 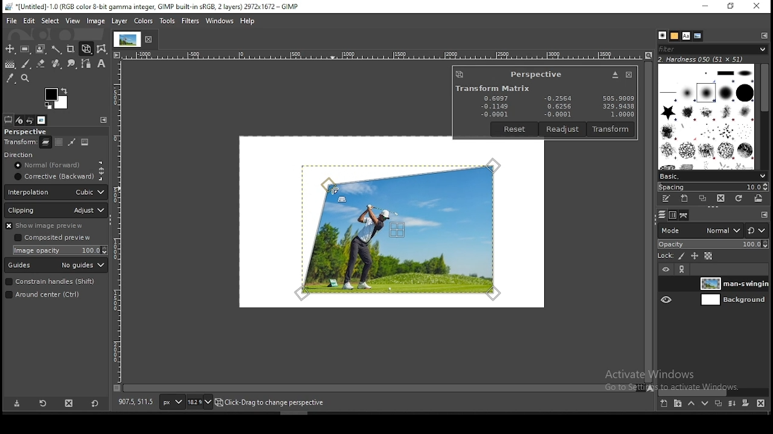 I want to click on image, so click(x=86, y=143).